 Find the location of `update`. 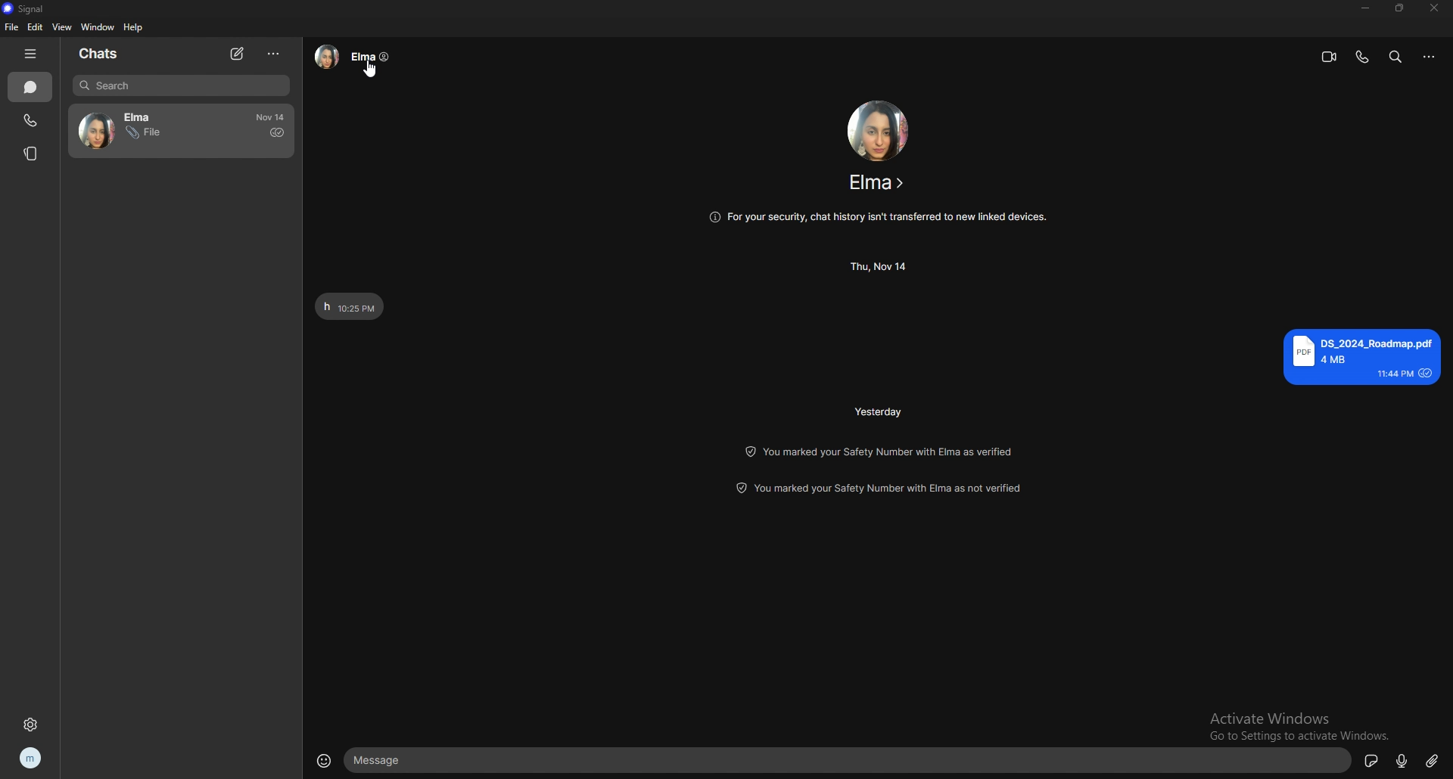

update is located at coordinates (878, 450).